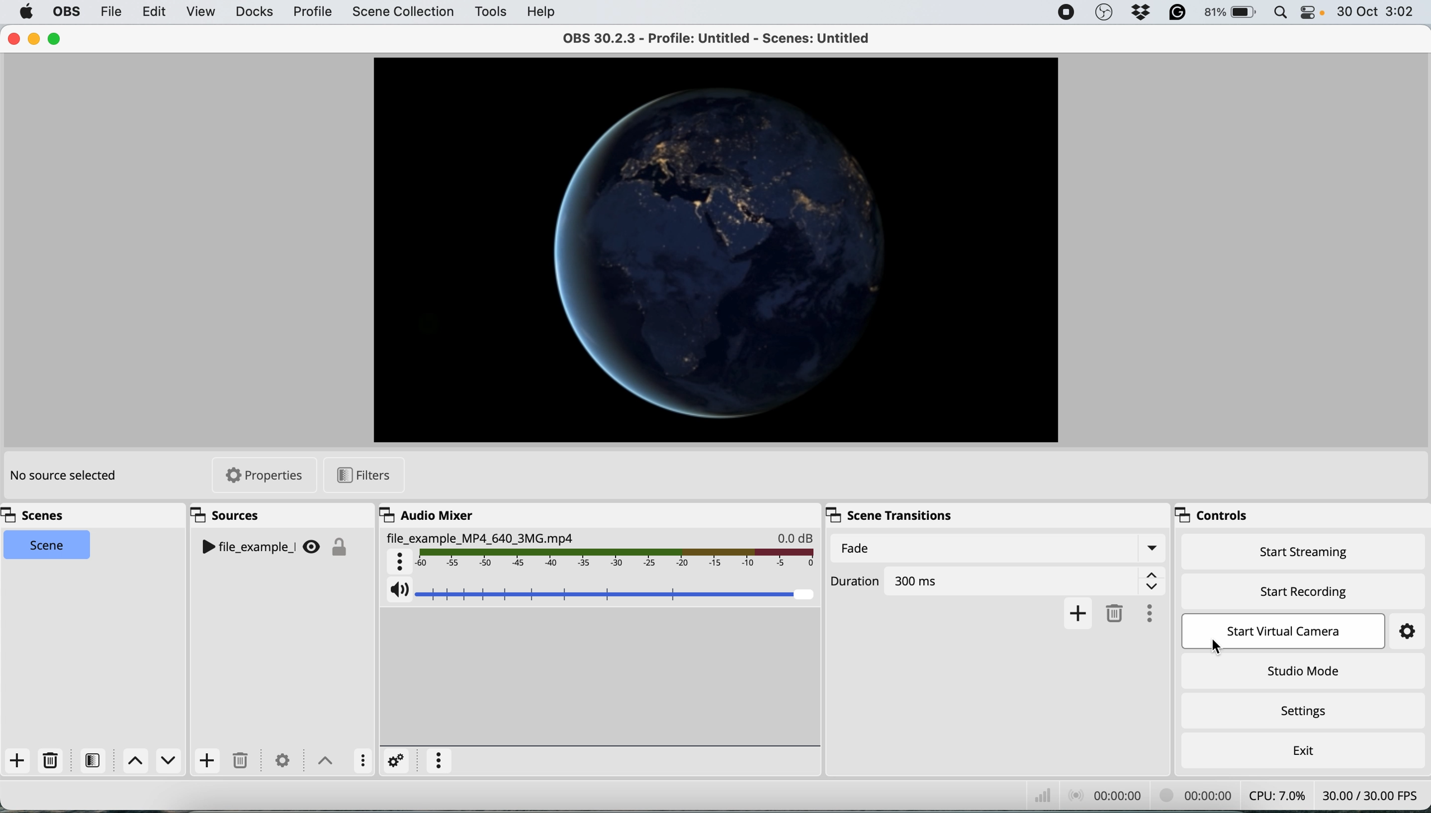 This screenshot has width=1431, height=813. I want to click on studio mode, so click(1303, 668).